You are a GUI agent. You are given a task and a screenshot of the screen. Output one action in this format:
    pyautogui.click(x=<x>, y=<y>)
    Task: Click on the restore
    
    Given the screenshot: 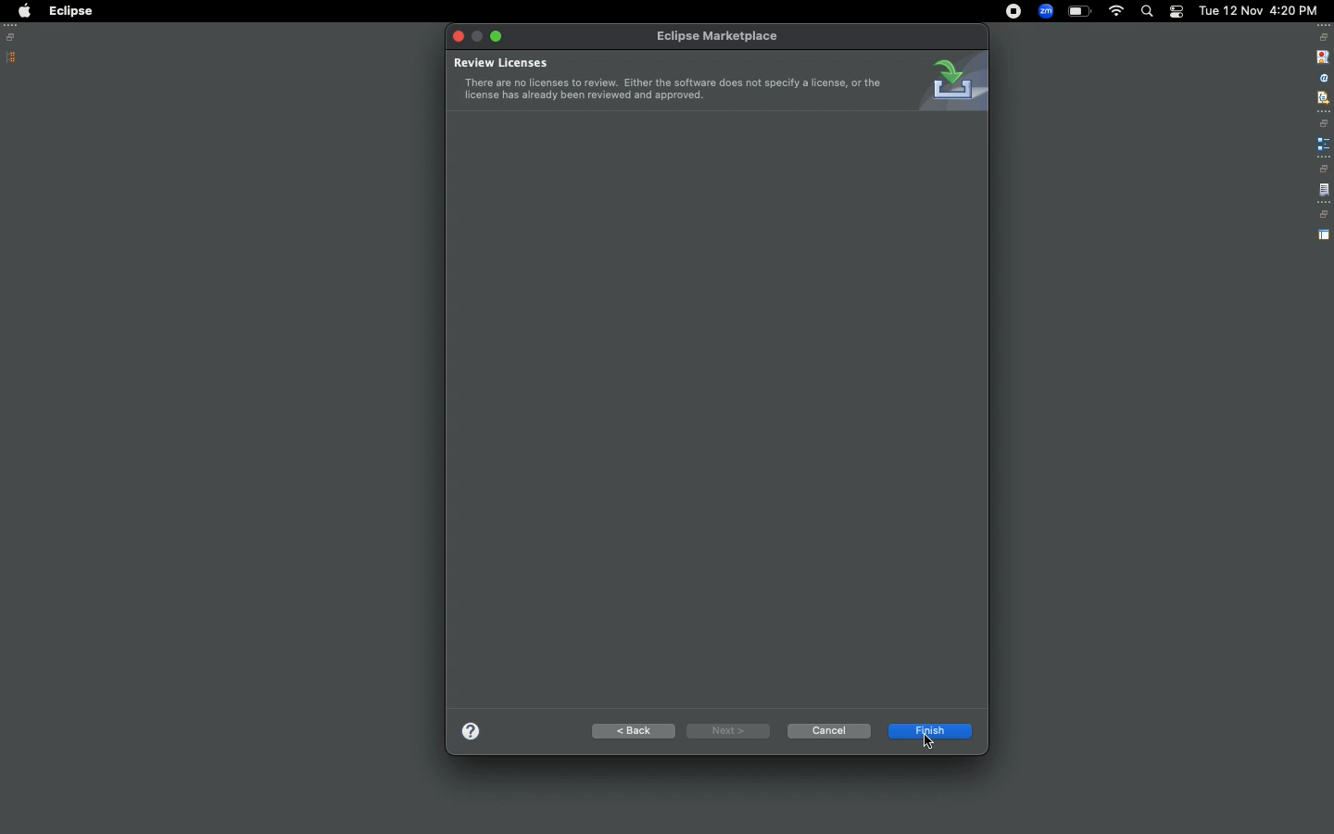 What is the action you would take?
    pyautogui.click(x=1323, y=169)
    